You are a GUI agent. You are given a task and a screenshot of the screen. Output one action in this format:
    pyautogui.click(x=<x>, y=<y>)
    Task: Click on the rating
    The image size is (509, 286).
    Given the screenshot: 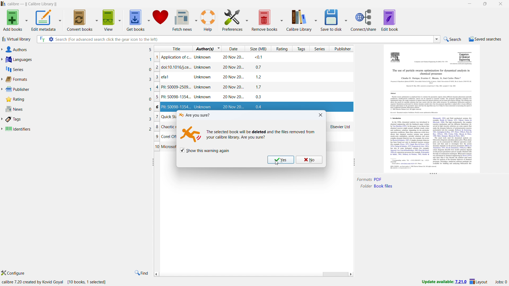 What is the action you would take?
    pyautogui.click(x=78, y=99)
    